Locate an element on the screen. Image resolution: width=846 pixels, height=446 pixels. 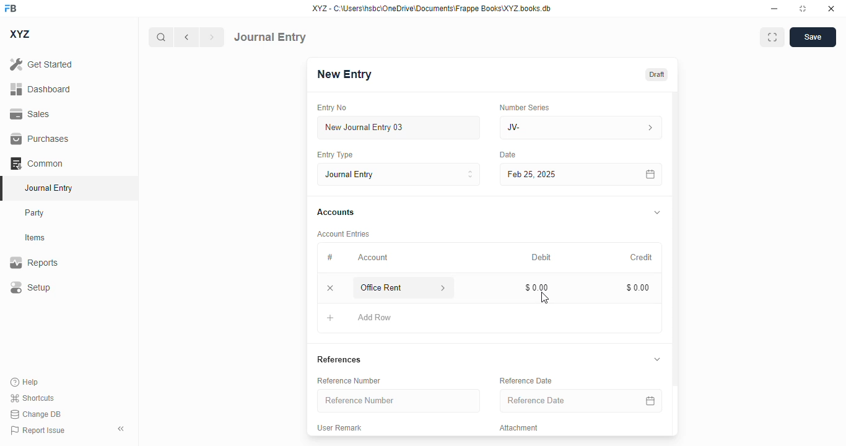
cursor is located at coordinates (544, 297).